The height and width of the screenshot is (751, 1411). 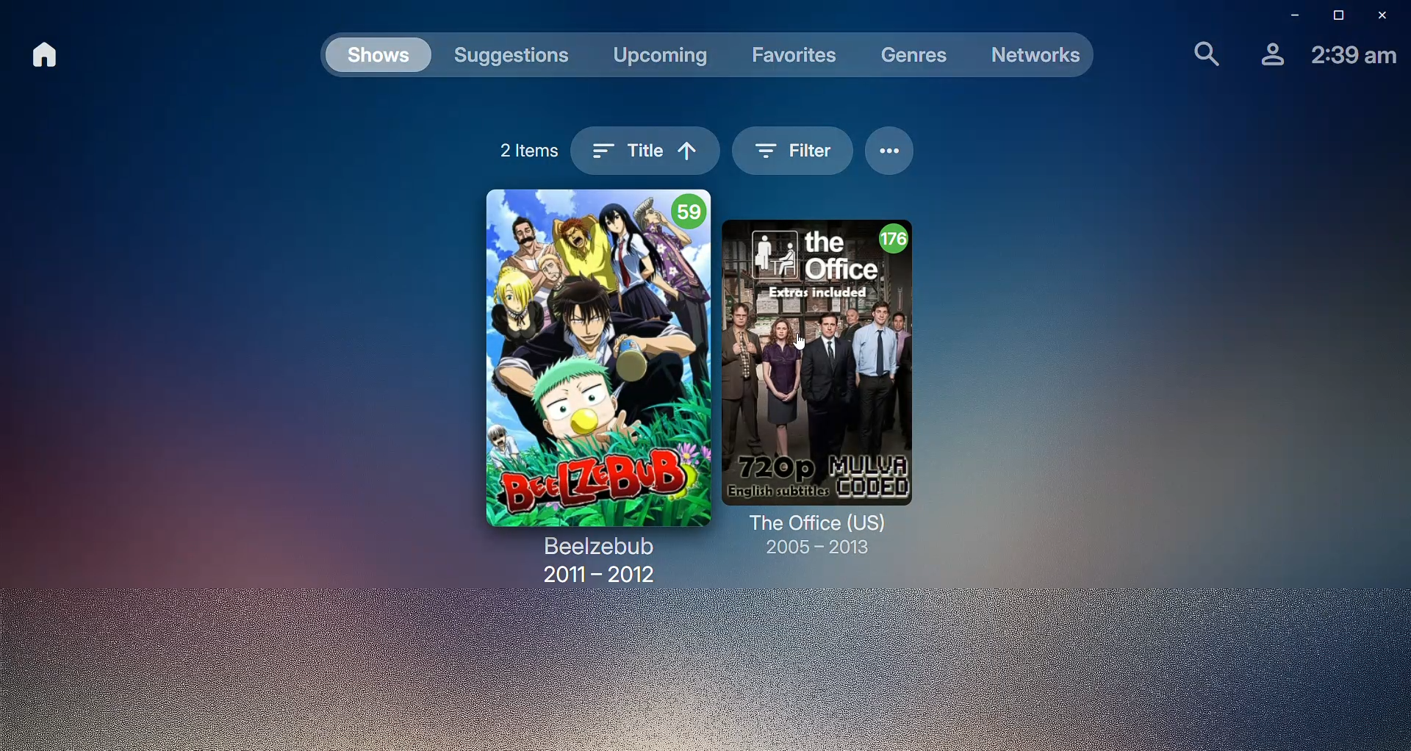 What do you see at coordinates (1330, 16) in the screenshot?
I see `Restore` at bounding box center [1330, 16].